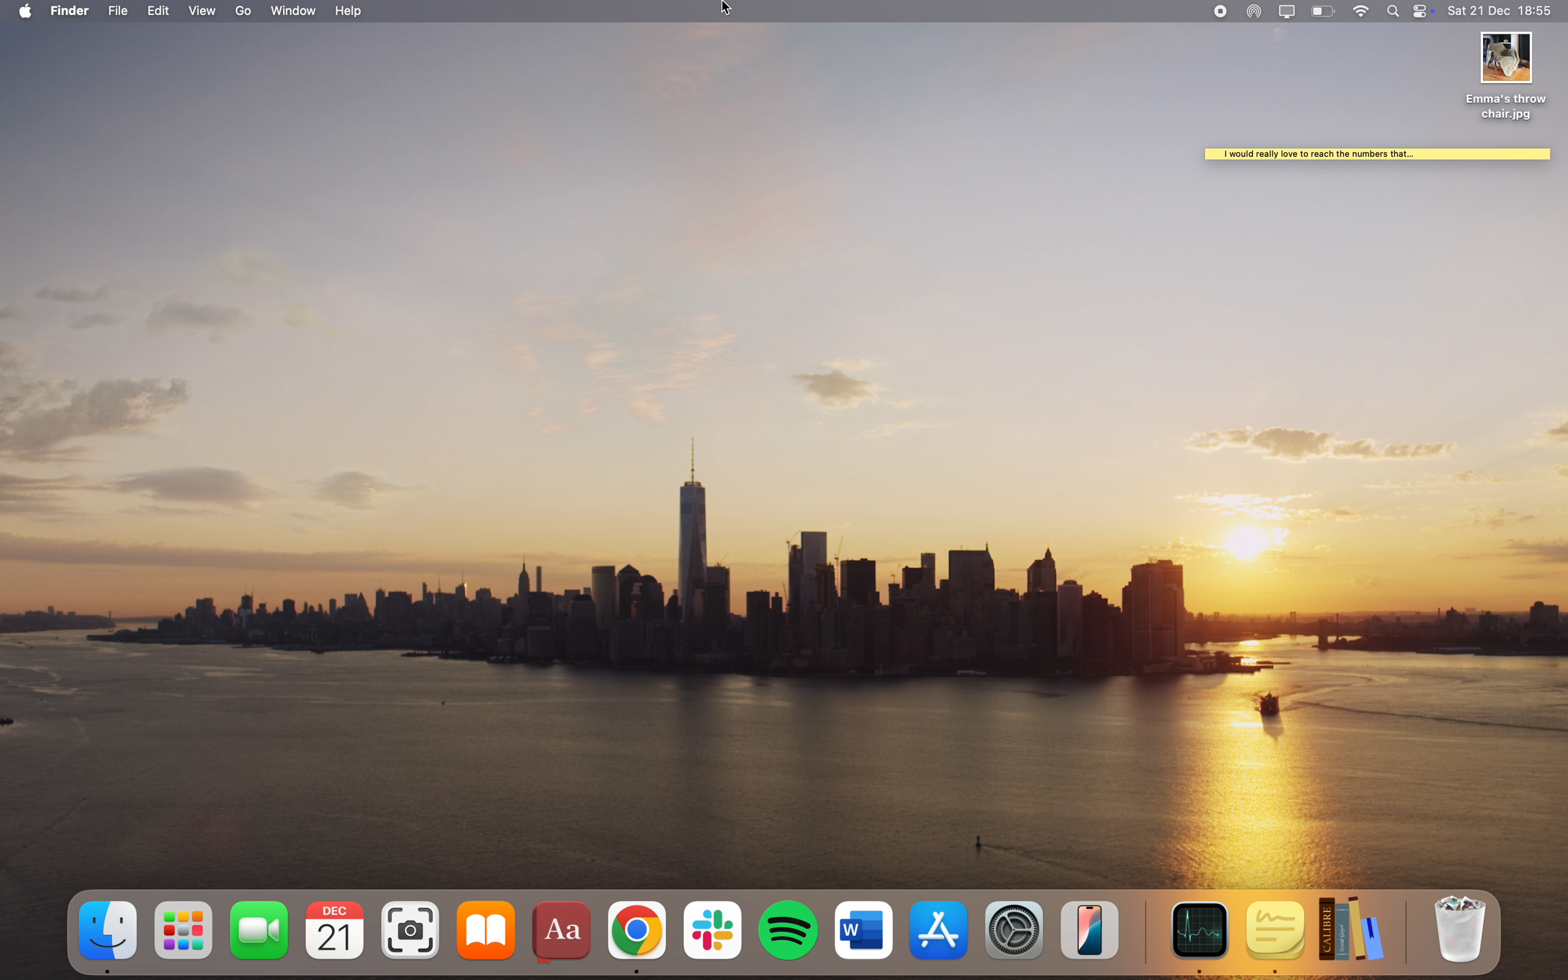  What do you see at coordinates (715, 936) in the screenshot?
I see `Slack` at bounding box center [715, 936].